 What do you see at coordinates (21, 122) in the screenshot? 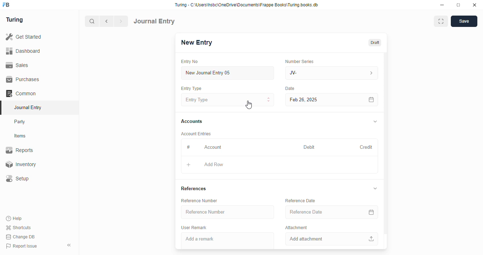
I see `party` at bounding box center [21, 122].